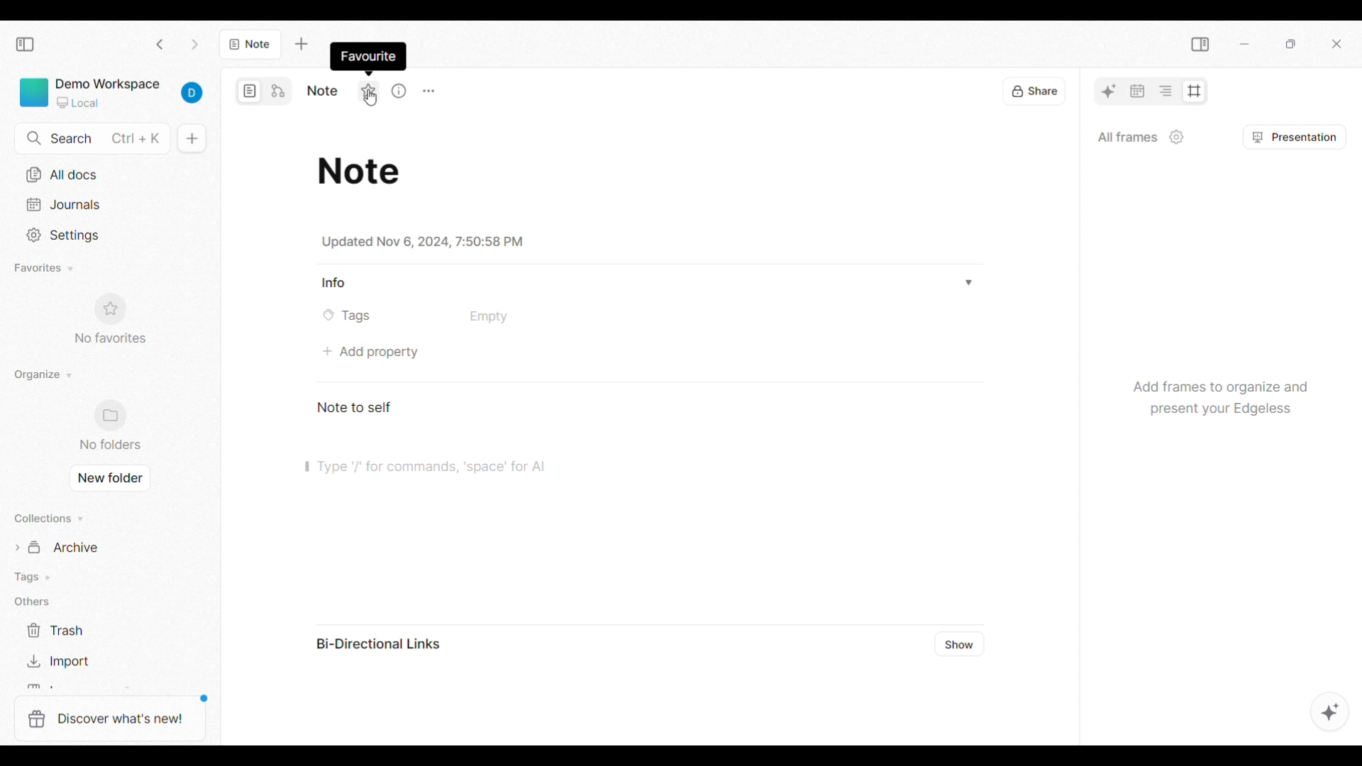 The height and width of the screenshot is (766, 1362). What do you see at coordinates (110, 204) in the screenshot?
I see `Journals` at bounding box center [110, 204].